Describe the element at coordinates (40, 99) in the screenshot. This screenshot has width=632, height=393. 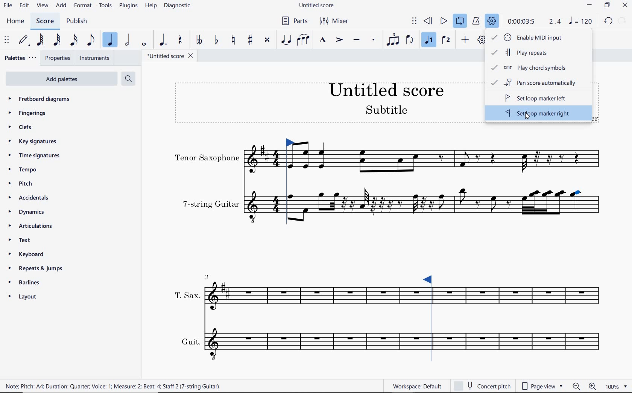
I see `FRETBOARD DIAGRAMS` at that location.